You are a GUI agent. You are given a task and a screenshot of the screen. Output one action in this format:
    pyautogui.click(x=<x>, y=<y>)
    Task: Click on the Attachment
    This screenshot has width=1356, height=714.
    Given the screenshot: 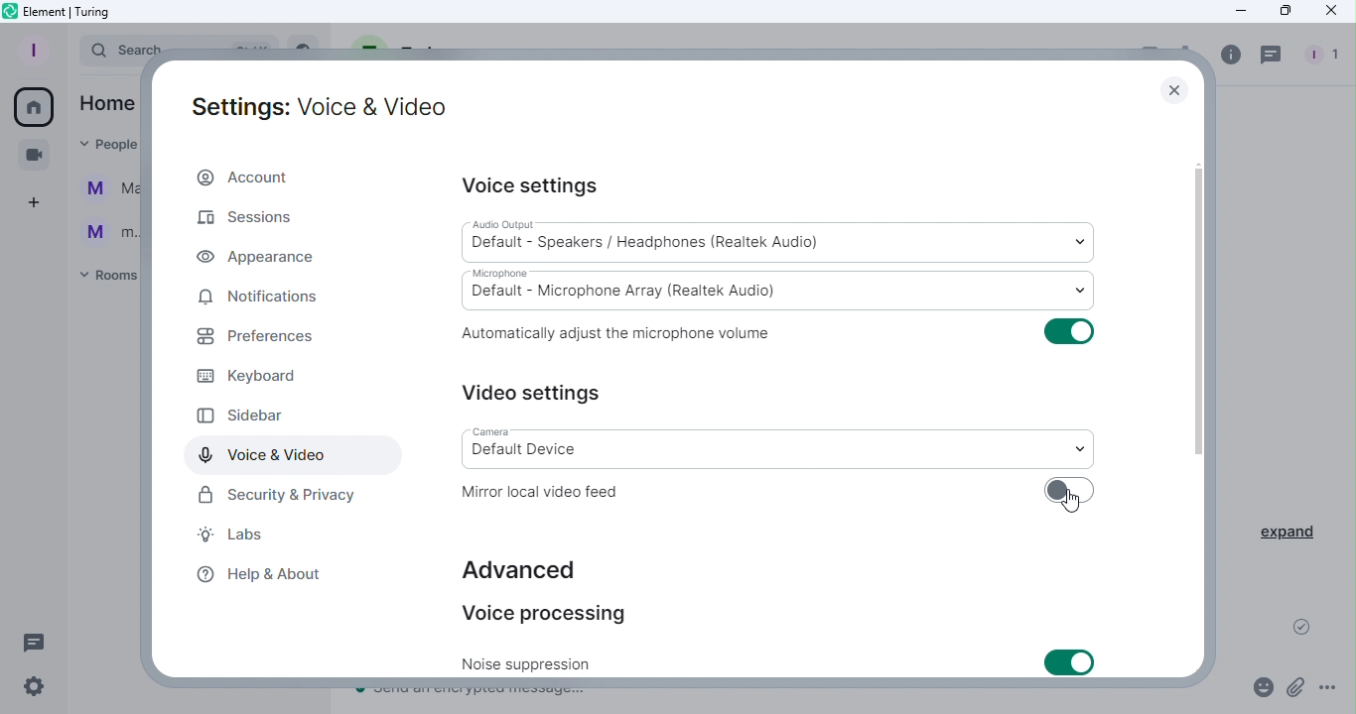 What is the action you would take?
    pyautogui.click(x=1296, y=691)
    